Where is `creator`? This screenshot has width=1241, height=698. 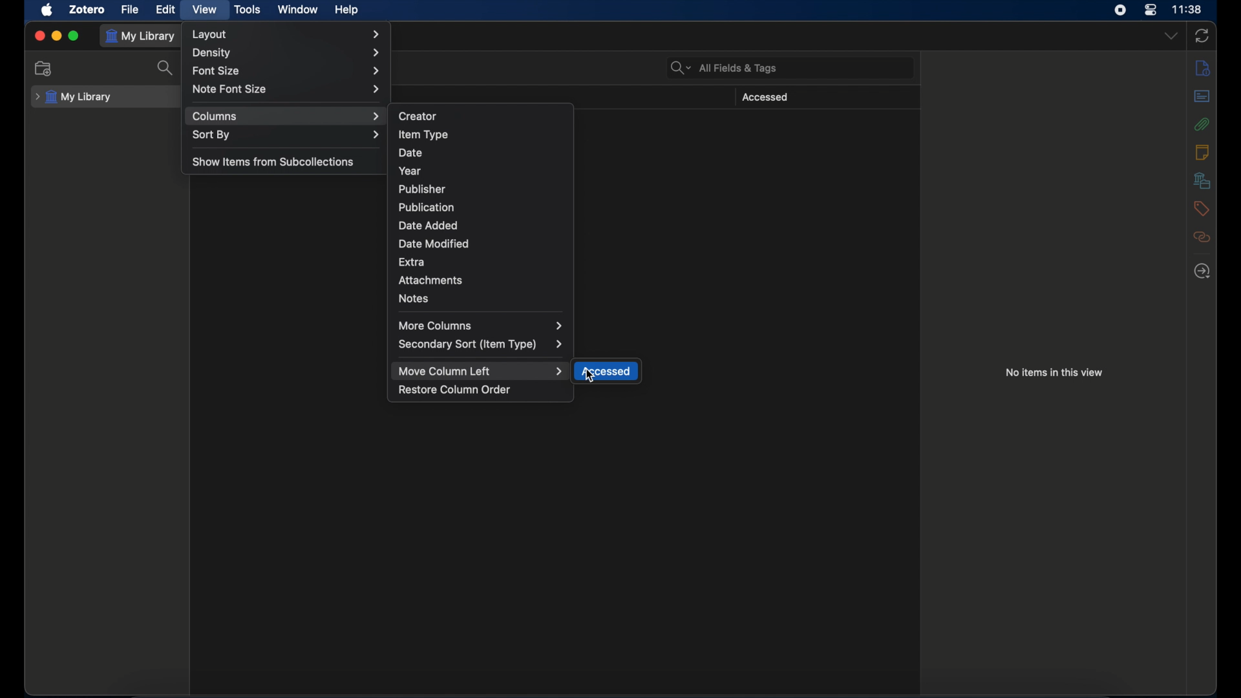
creator is located at coordinates (419, 116).